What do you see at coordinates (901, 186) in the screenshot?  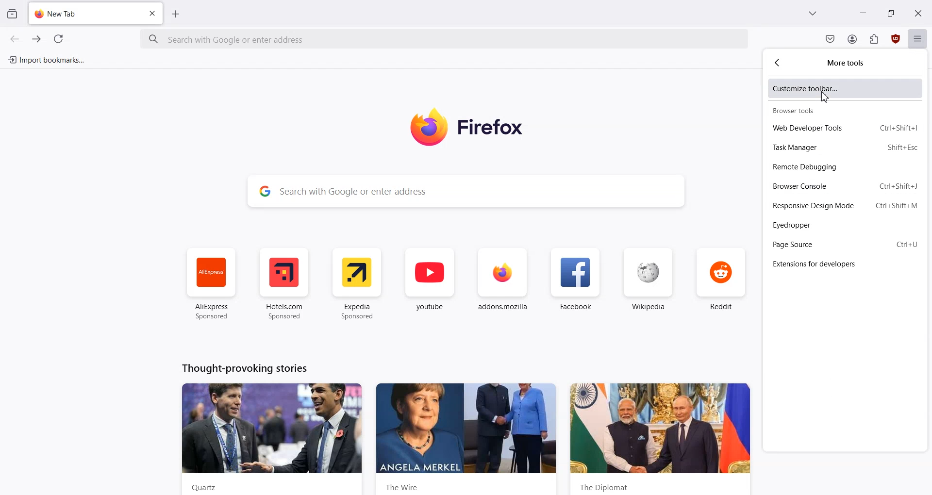 I see `Shortcut key` at bounding box center [901, 186].